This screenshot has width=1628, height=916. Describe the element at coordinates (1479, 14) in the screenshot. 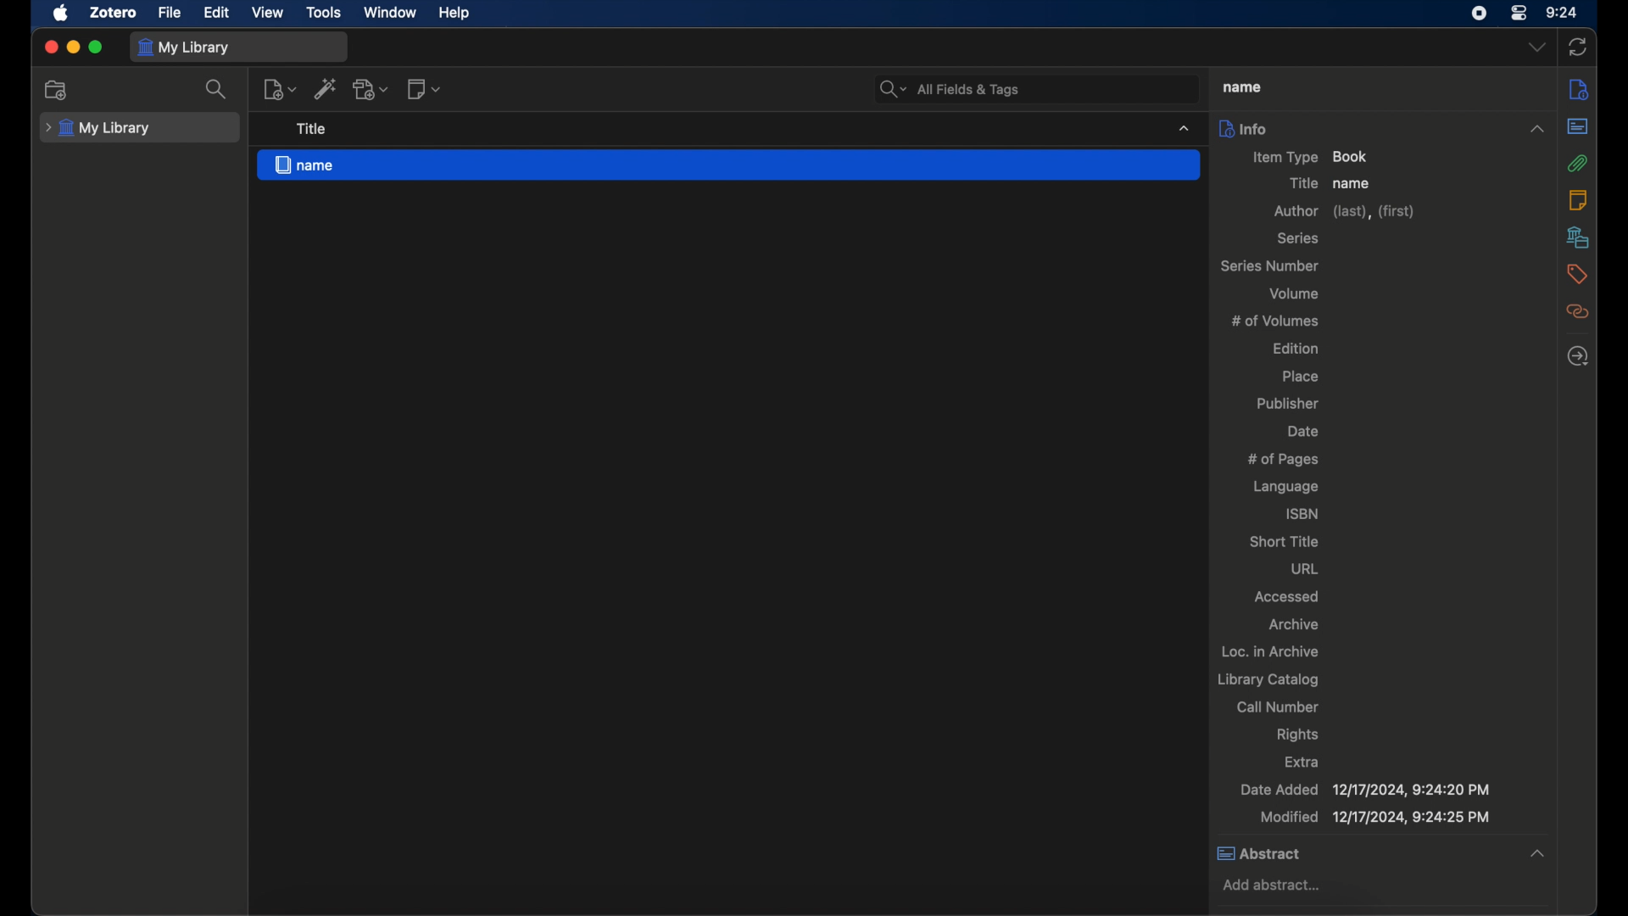

I see `screen recorder` at that location.